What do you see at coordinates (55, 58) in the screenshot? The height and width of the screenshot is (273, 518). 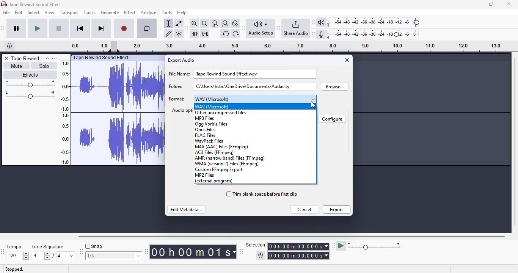 I see `open menu` at bounding box center [55, 58].